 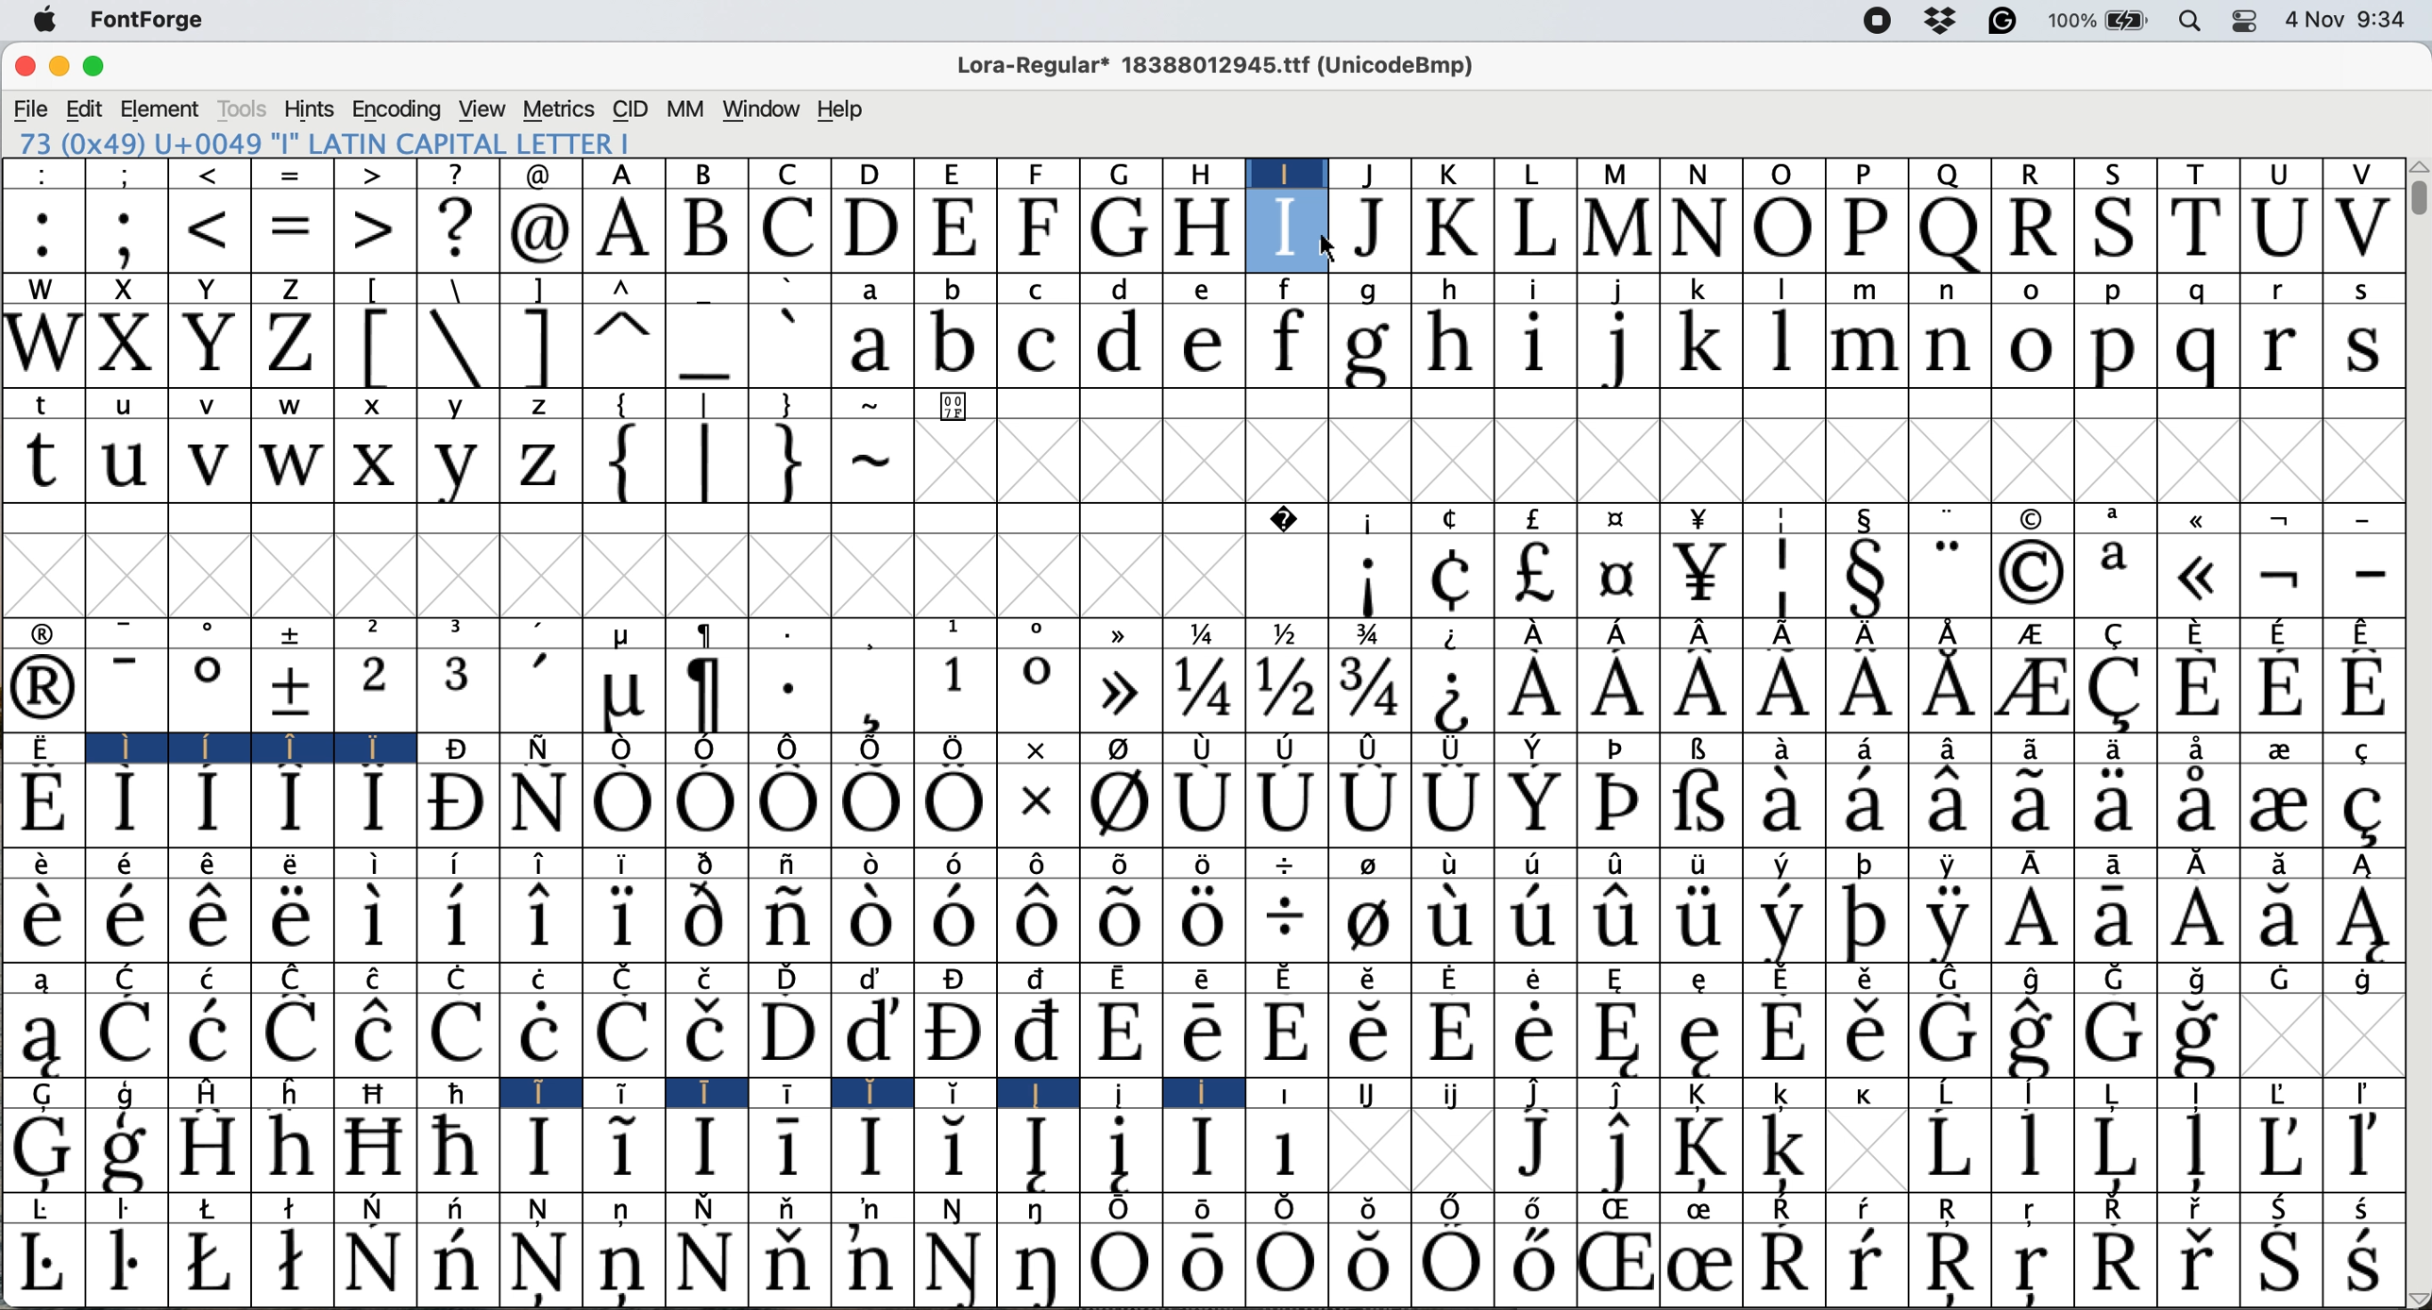 I want to click on D, so click(x=871, y=228).